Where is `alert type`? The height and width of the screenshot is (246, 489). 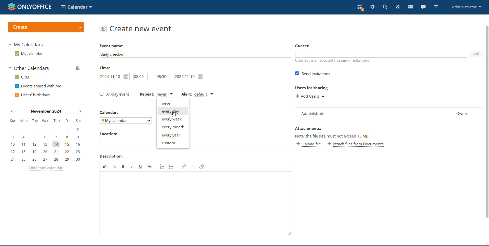 alert type is located at coordinates (197, 94).